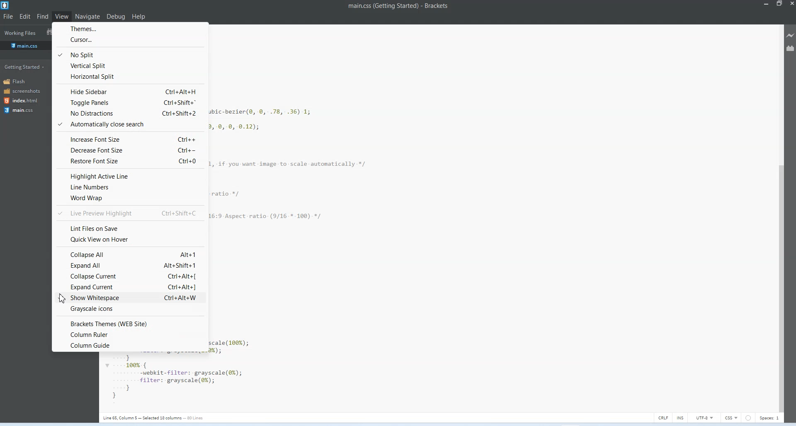  Describe the element at coordinates (42, 16) in the screenshot. I see `Find` at that location.